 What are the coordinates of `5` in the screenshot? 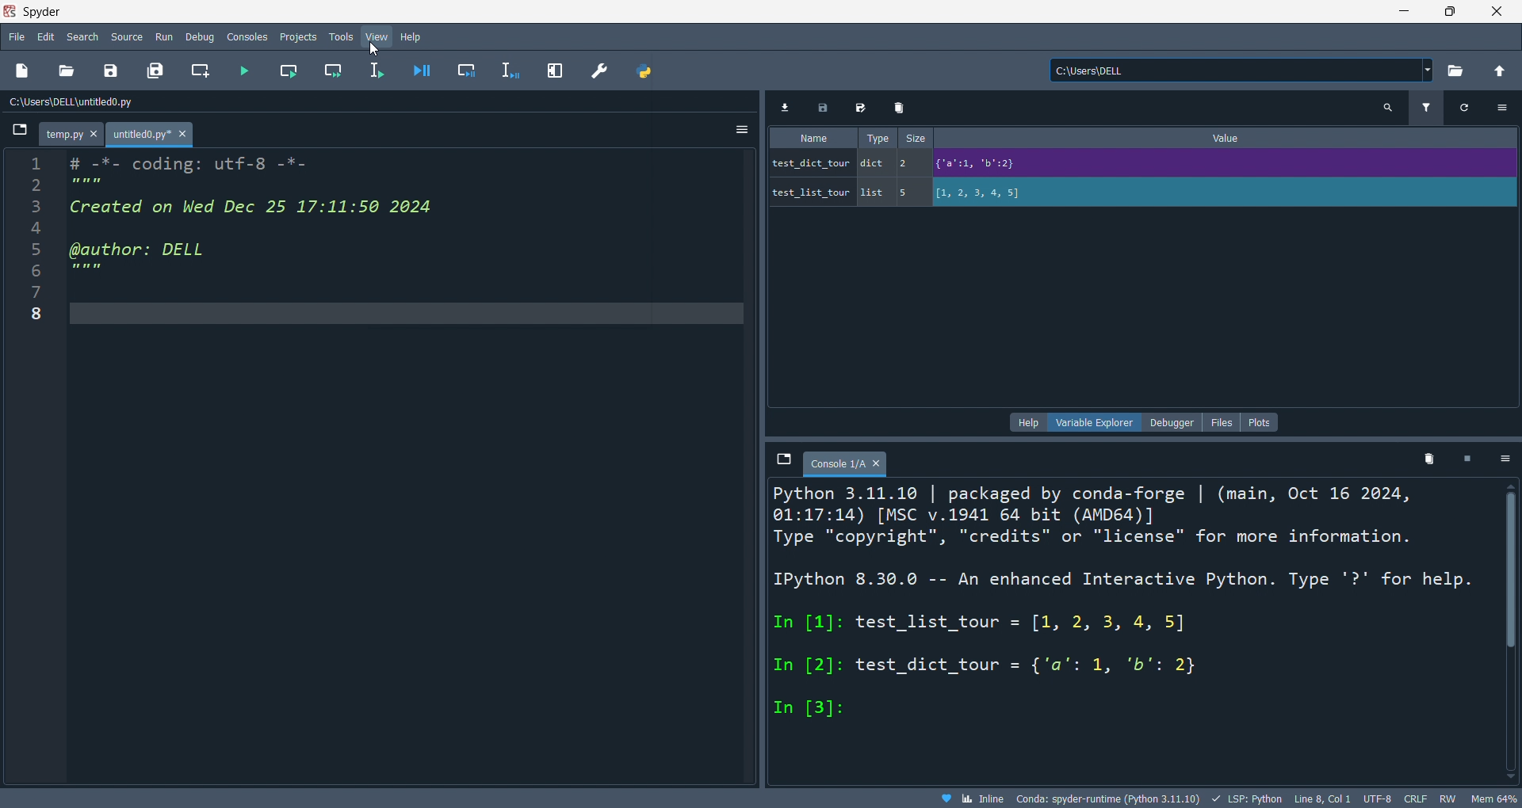 It's located at (909, 192).